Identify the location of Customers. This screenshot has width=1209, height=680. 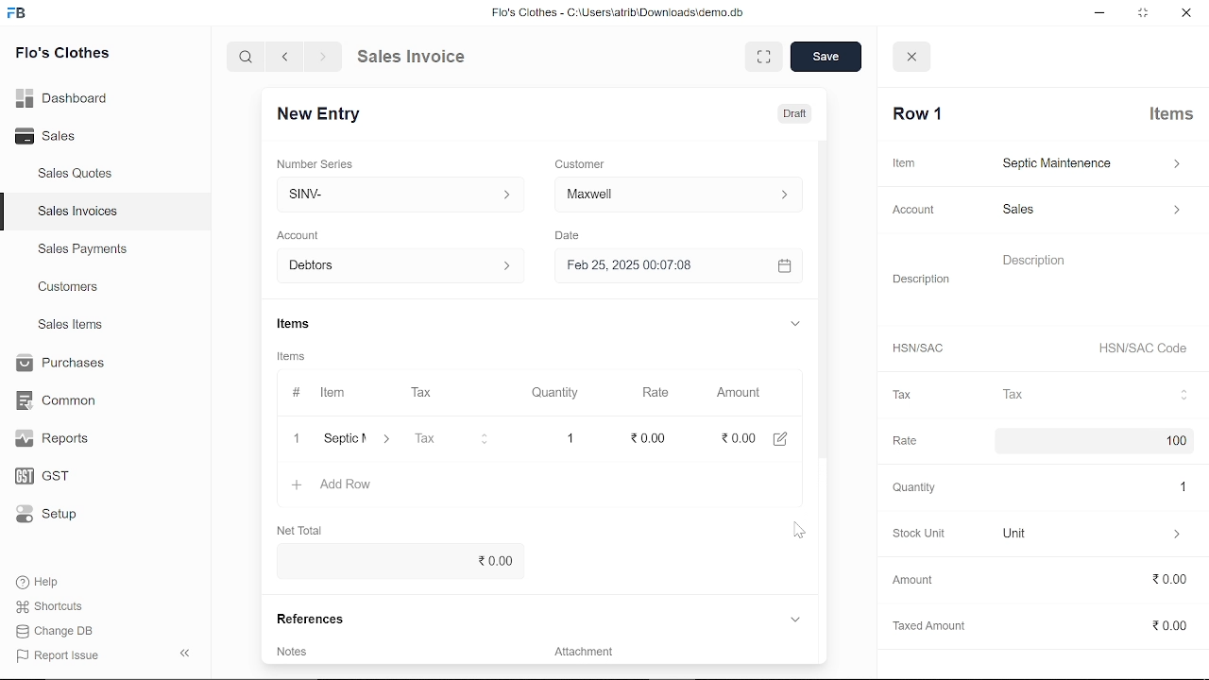
(70, 286).